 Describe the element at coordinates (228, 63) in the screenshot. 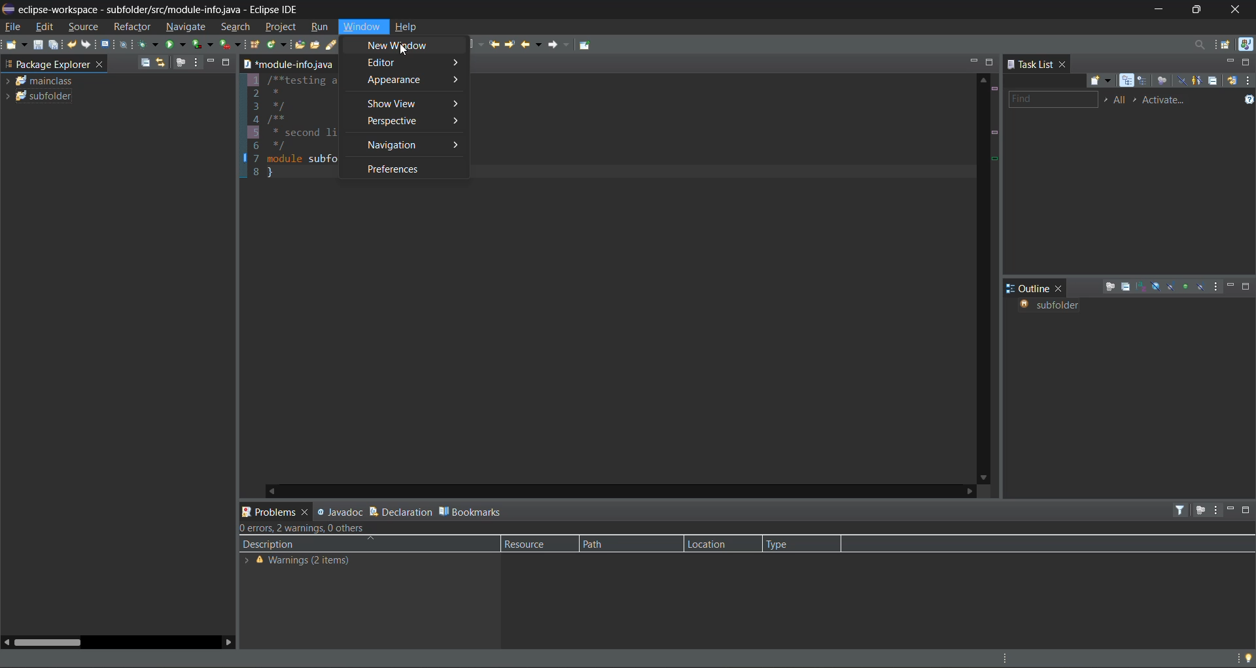

I see `maximize` at that location.